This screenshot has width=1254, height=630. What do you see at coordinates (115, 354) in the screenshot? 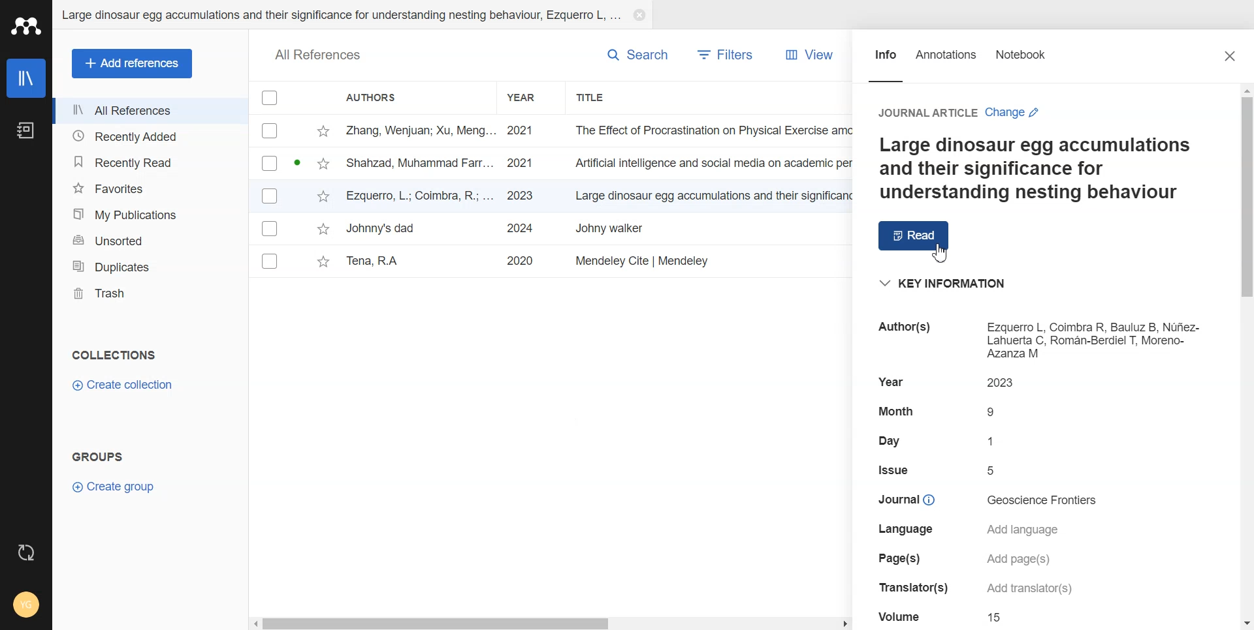
I see `Text` at bounding box center [115, 354].